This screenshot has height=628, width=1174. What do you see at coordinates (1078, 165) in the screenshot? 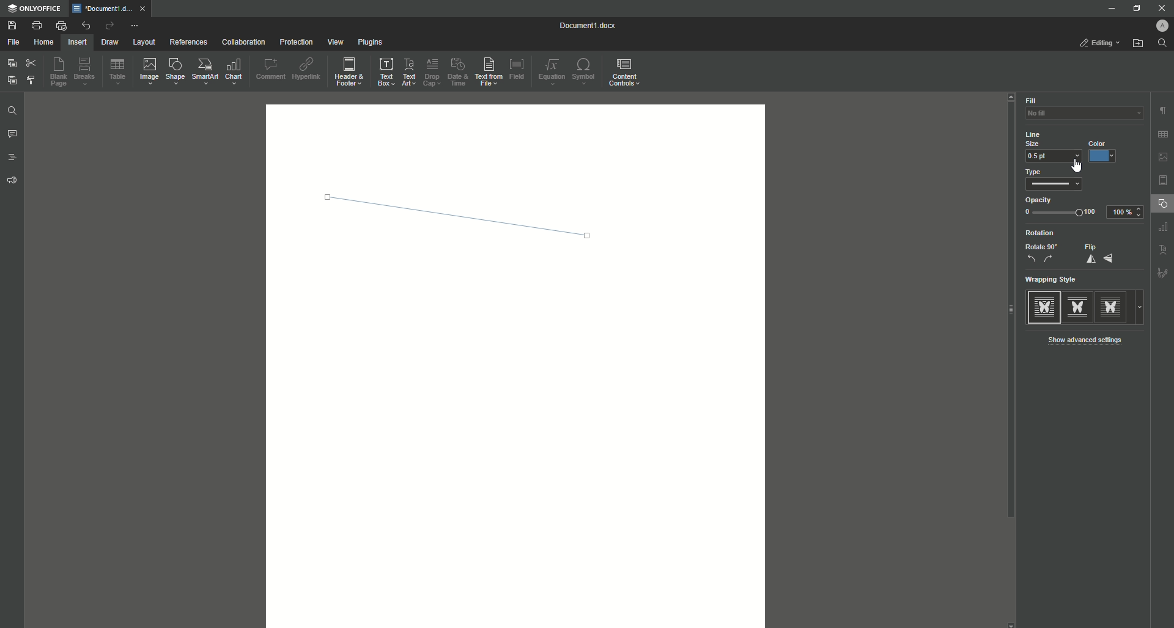
I see `pointer` at bounding box center [1078, 165].